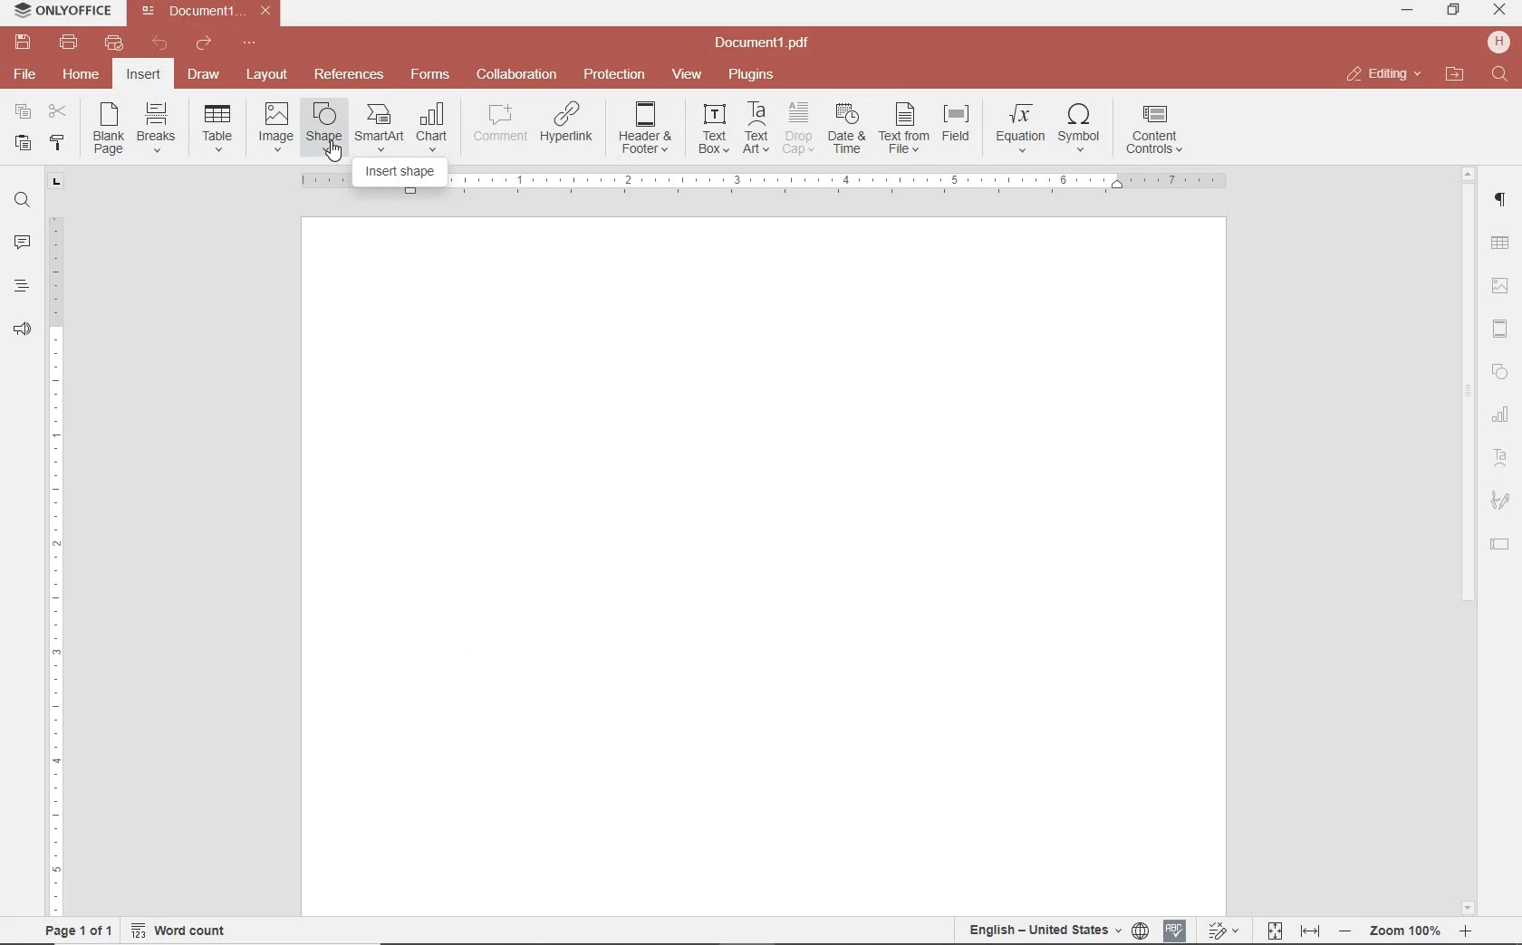  Describe the element at coordinates (1154, 130) in the screenshot. I see `INSERT CONTENT CONTROLS` at that location.